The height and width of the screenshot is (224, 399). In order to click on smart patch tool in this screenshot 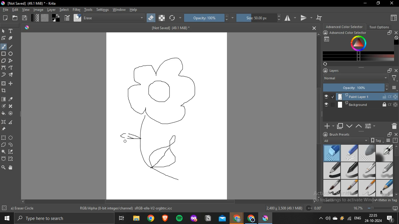, I will do `click(10, 106)`.